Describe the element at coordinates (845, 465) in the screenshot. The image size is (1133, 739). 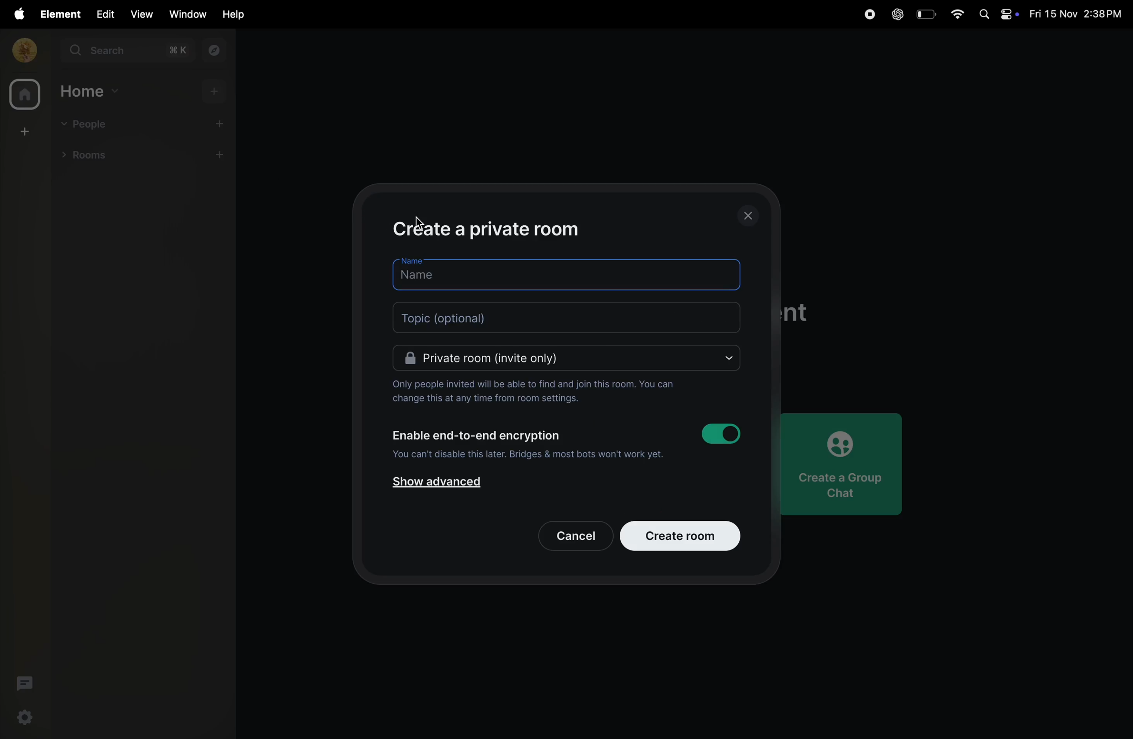
I see `create chat group` at that location.